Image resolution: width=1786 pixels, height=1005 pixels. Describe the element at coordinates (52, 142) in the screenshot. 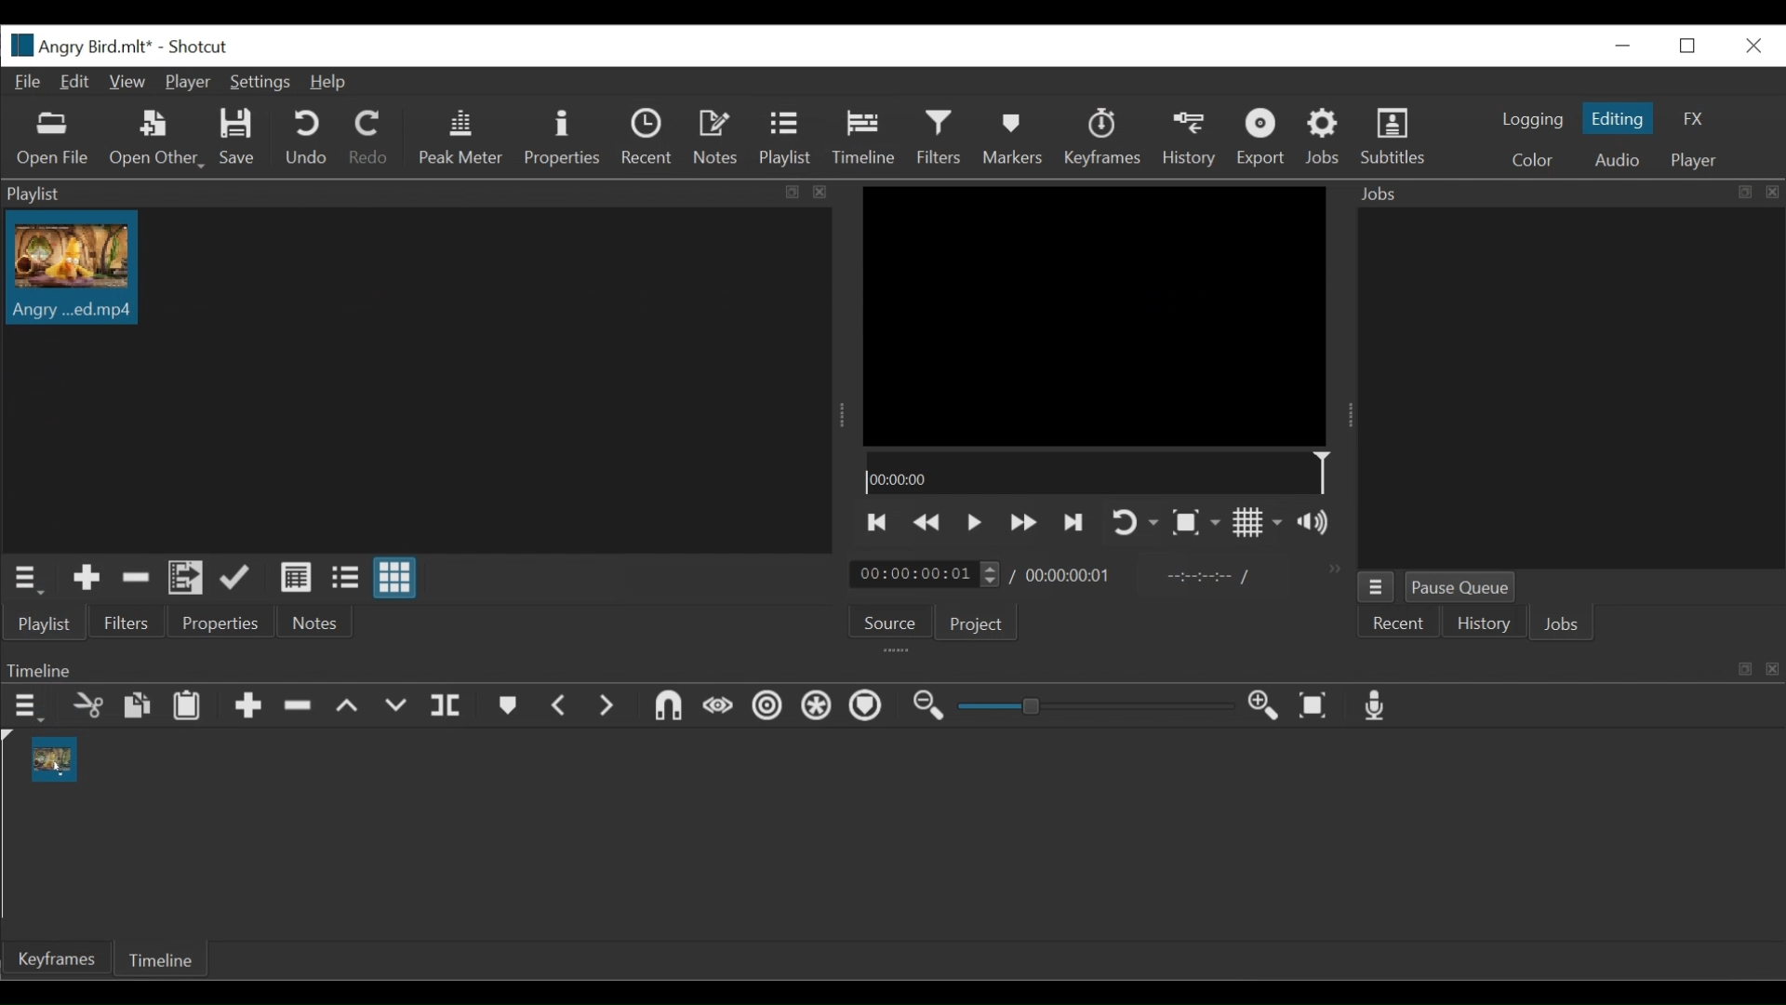

I see `Open File` at that location.